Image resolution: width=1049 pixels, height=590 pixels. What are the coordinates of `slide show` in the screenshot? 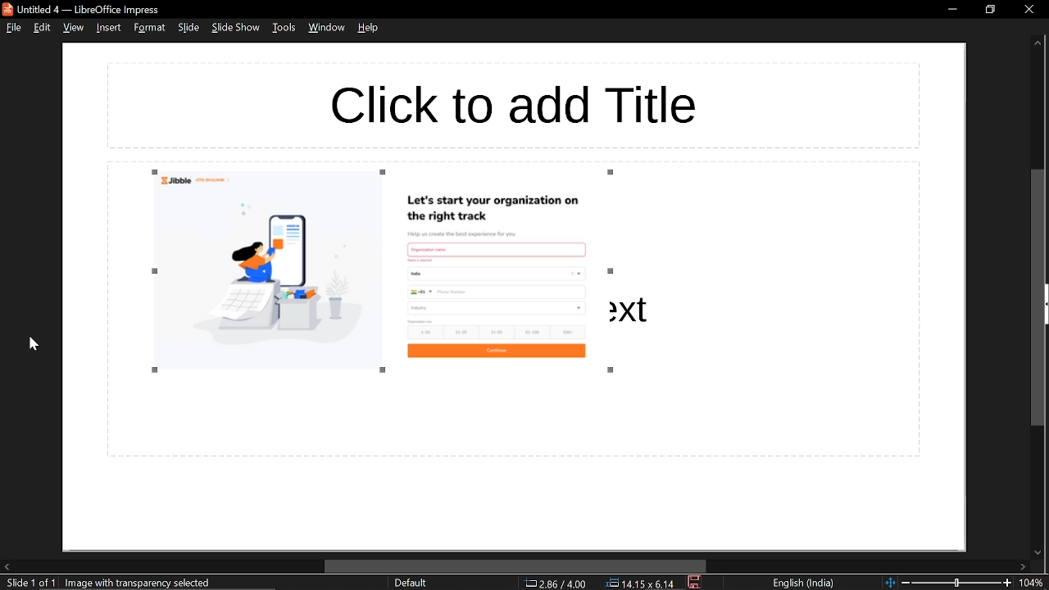 It's located at (236, 28).